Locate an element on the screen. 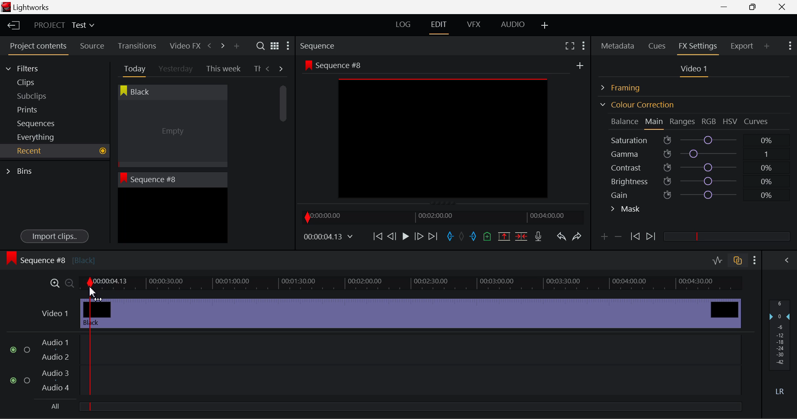 Image resolution: width=797 pixels, height=419 pixels. Everything is located at coordinates (37, 137).